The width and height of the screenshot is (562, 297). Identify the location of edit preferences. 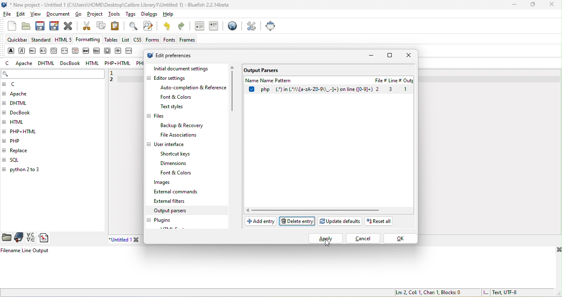
(177, 56).